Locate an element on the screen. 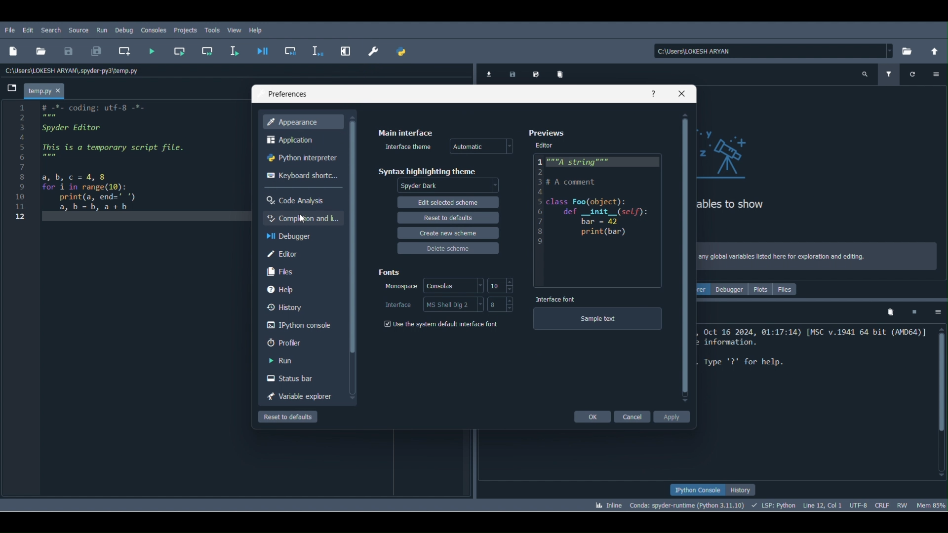 This screenshot has height=533, width=948. Code Analysis is located at coordinates (294, 199).